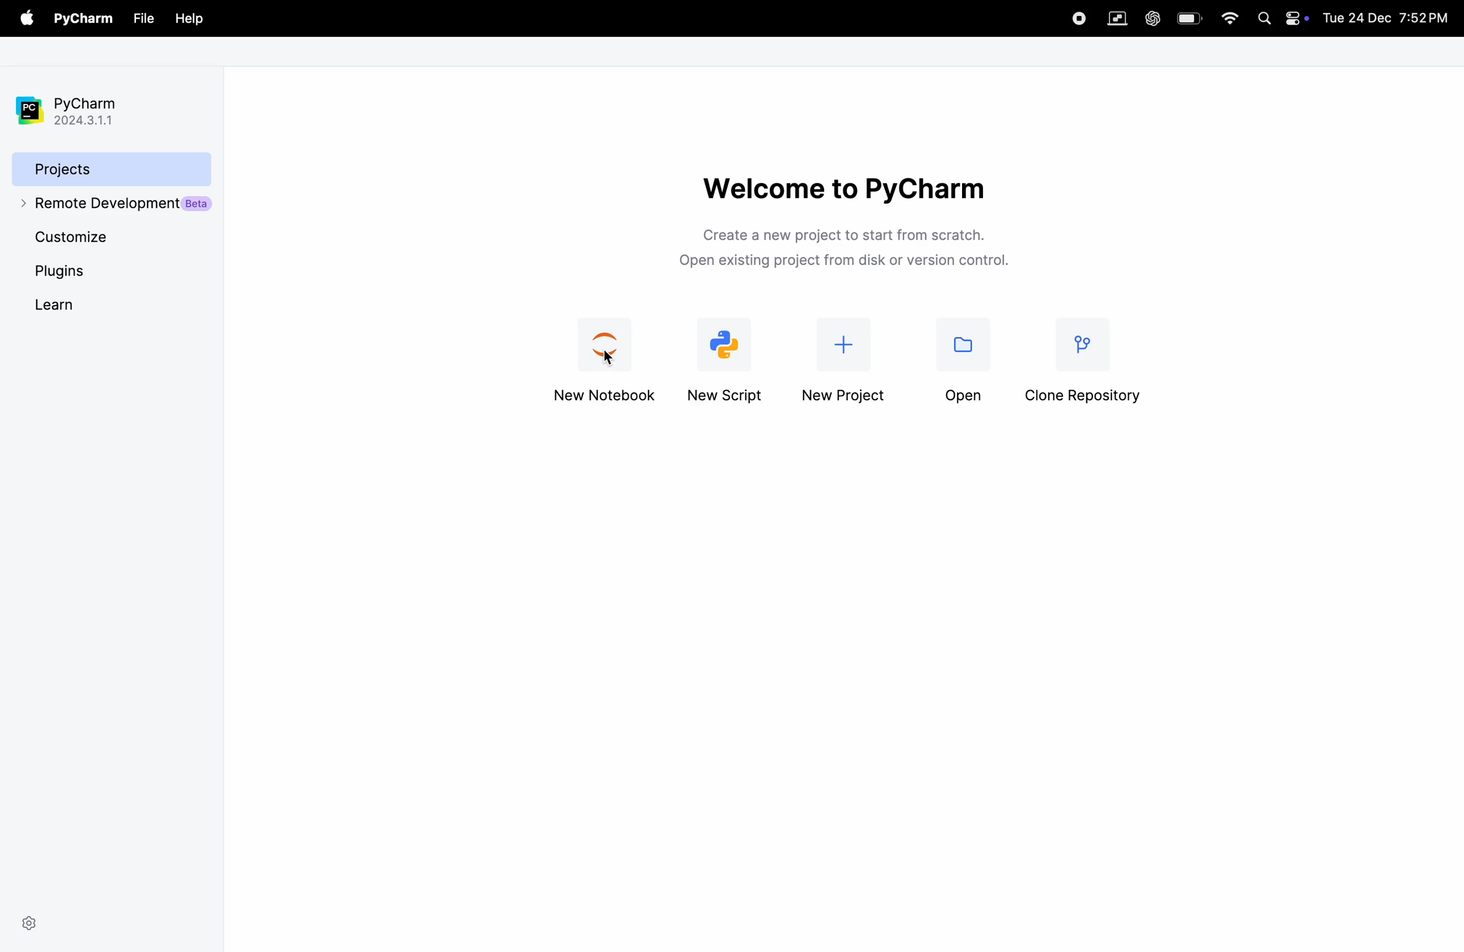 The height and width of the screenshot is (952, 1464). Describe the element at coordinates (24, 17) in the screenshot. I see `apple menu` at that location.